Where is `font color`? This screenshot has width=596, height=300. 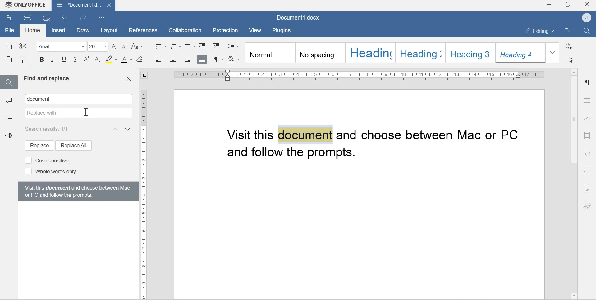
font color is located at coordinates (127, 60).